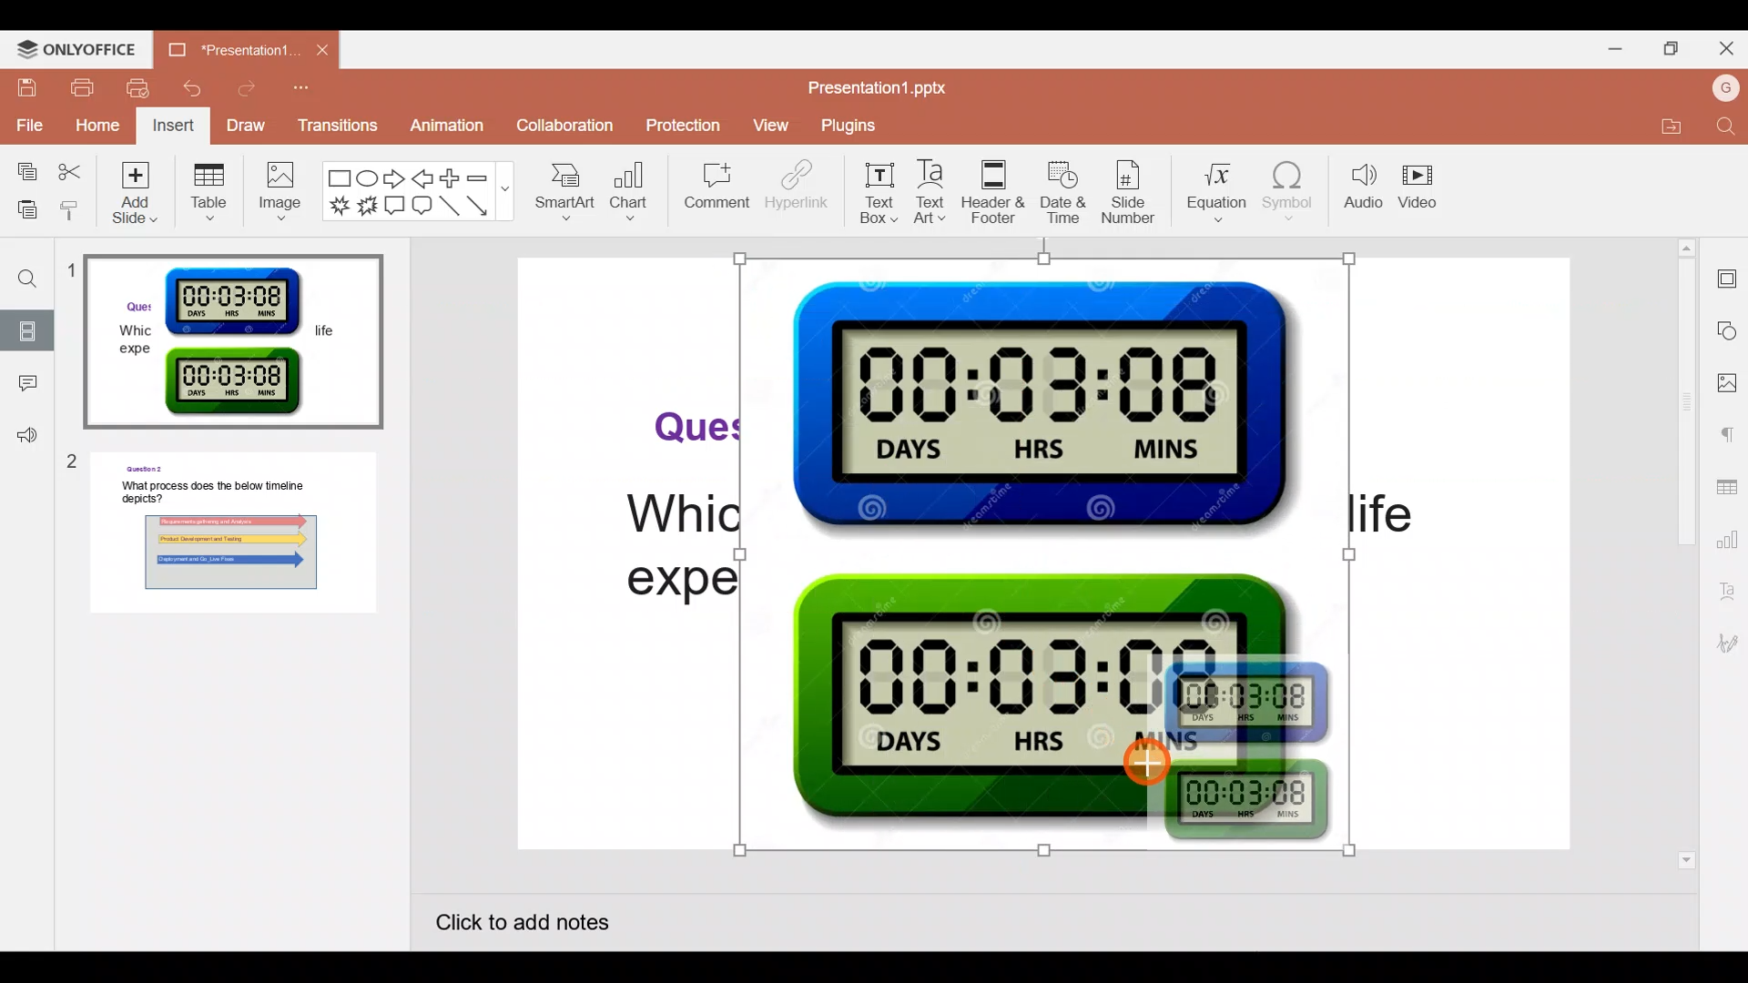 This screenshot has height=983, width=1748. Describe the element at coordinates (395, 209) in the screenshot. I see `Rectangular callout` at that location.